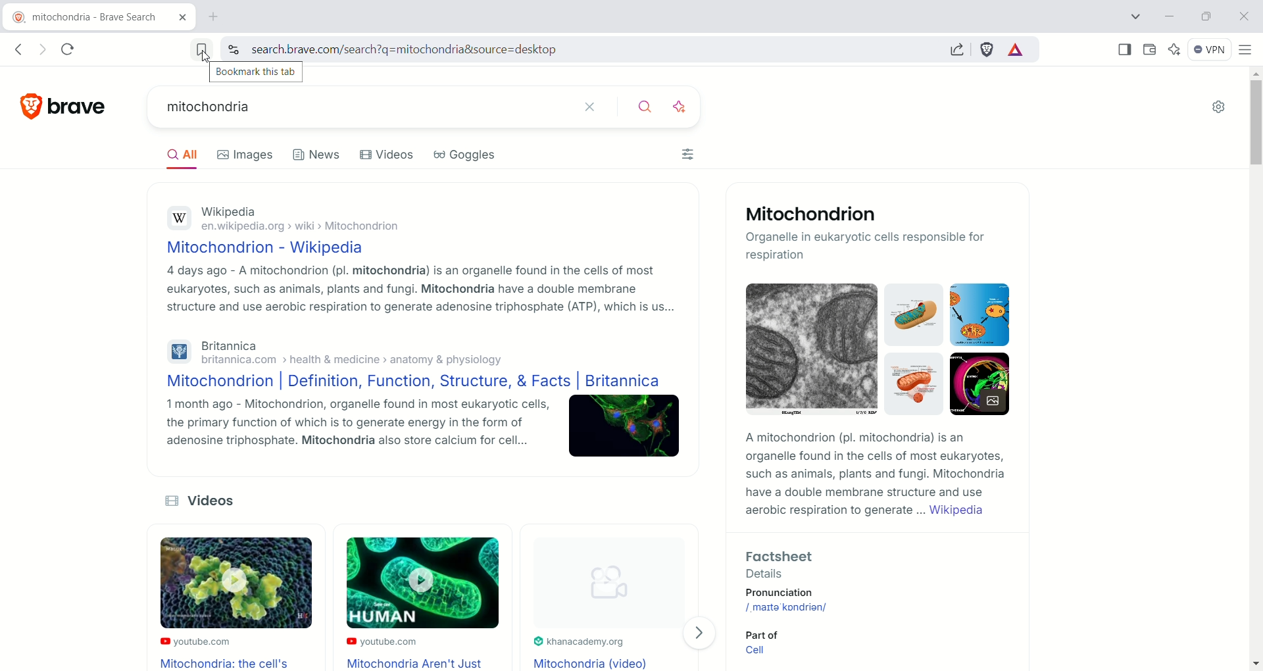 The width and height of the screenshot is (1263, 671). Describe the element at coordinates (387, 155) in the screenshot. I see `Videos` at that location.